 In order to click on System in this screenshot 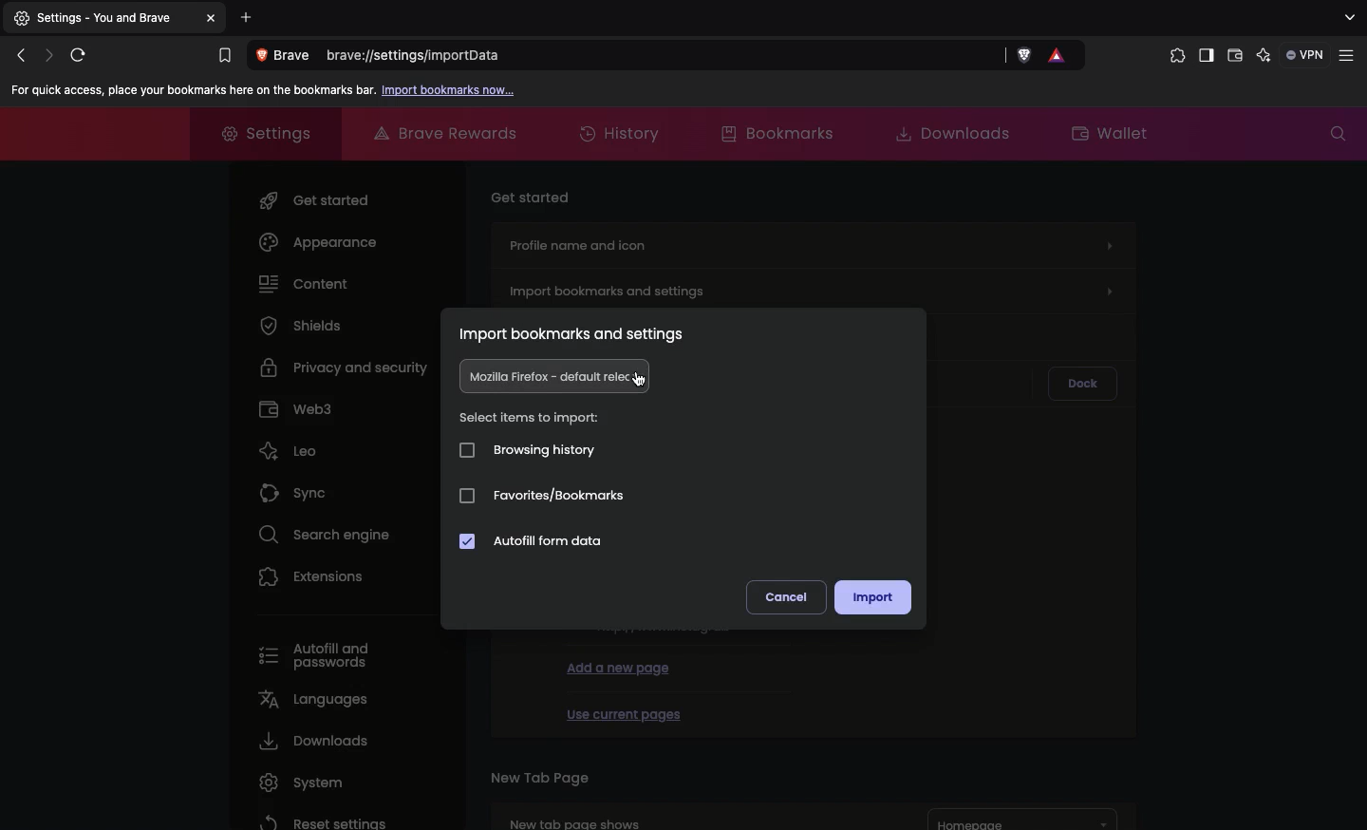, I will do `click(296, 783)`.